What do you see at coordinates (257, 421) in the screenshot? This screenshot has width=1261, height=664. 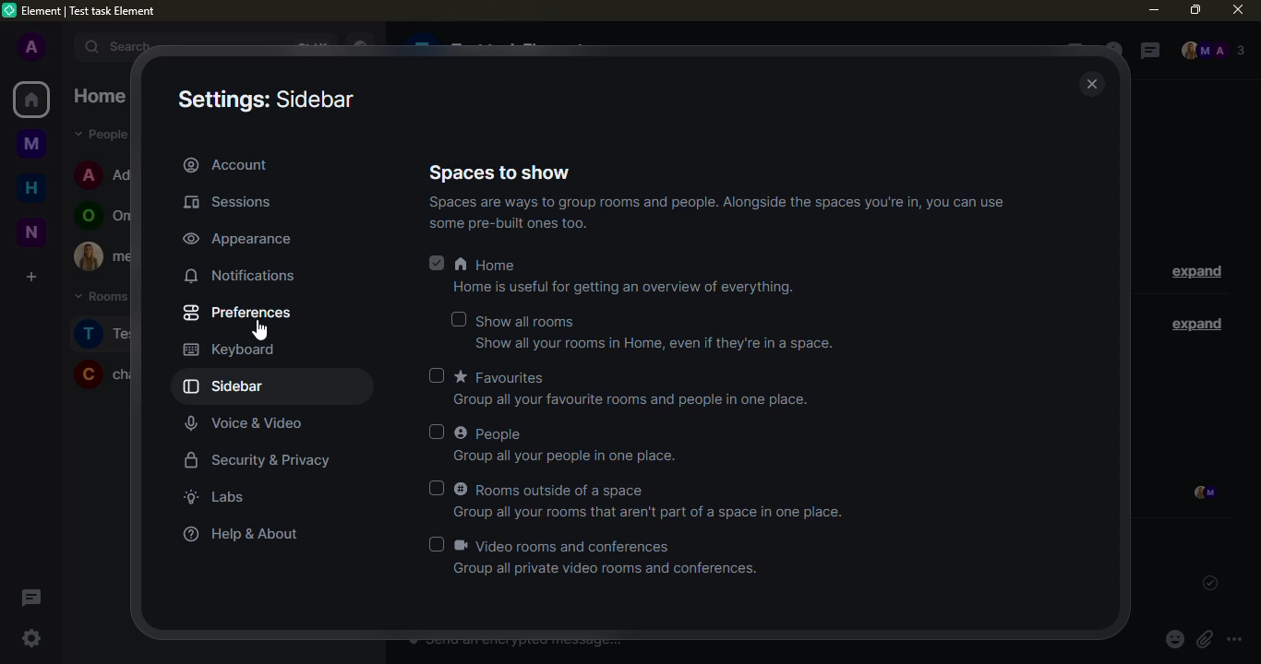 I see `voice video` at bounding box center [257, 421].